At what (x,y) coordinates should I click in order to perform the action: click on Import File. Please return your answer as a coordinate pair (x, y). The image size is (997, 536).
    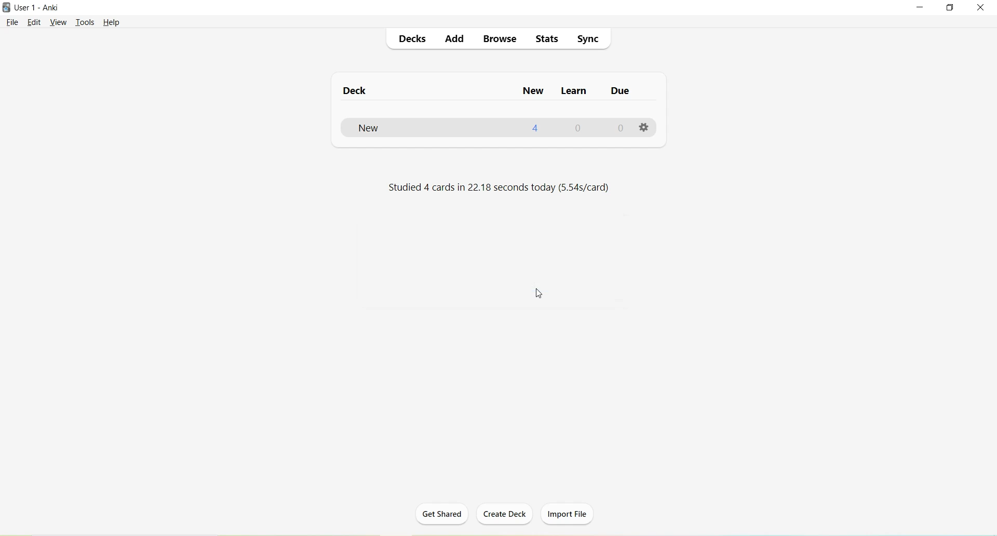
    Looking at the image, I should click on (568, 514).